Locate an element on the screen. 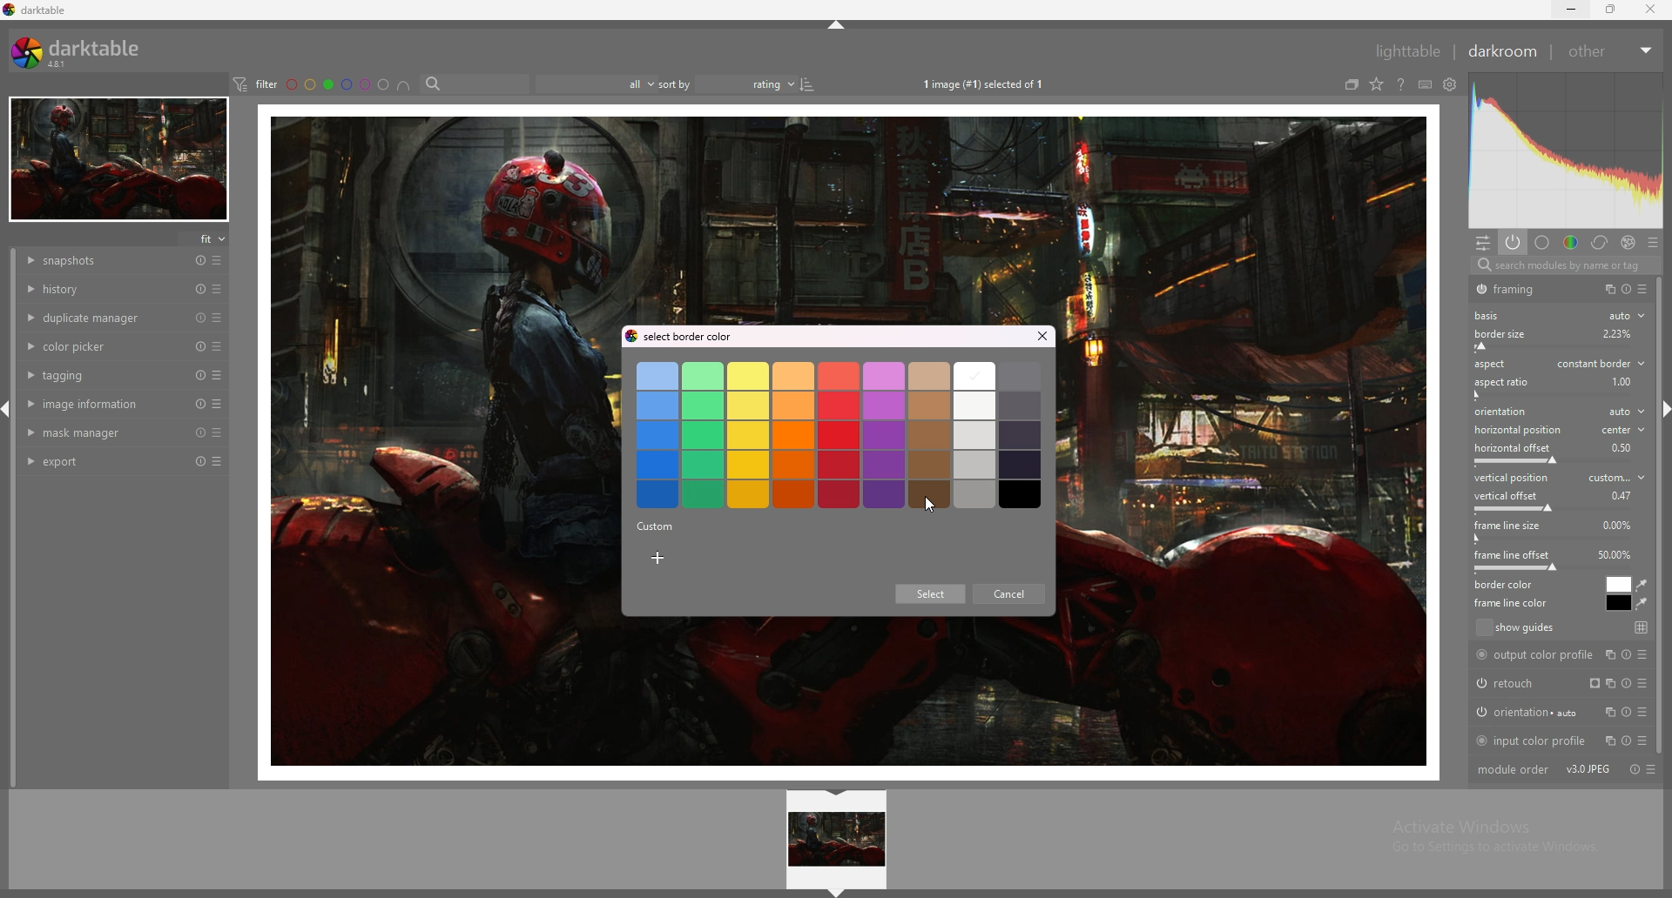 Image resolution: width=1672 pixels, height=898 pixels. aspect ratio bar is located at coordinates (1552, 395).